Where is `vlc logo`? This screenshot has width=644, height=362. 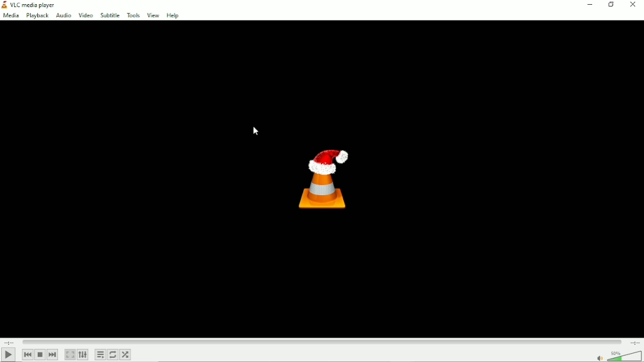
vlc logo is located at coordinates (4, 5).